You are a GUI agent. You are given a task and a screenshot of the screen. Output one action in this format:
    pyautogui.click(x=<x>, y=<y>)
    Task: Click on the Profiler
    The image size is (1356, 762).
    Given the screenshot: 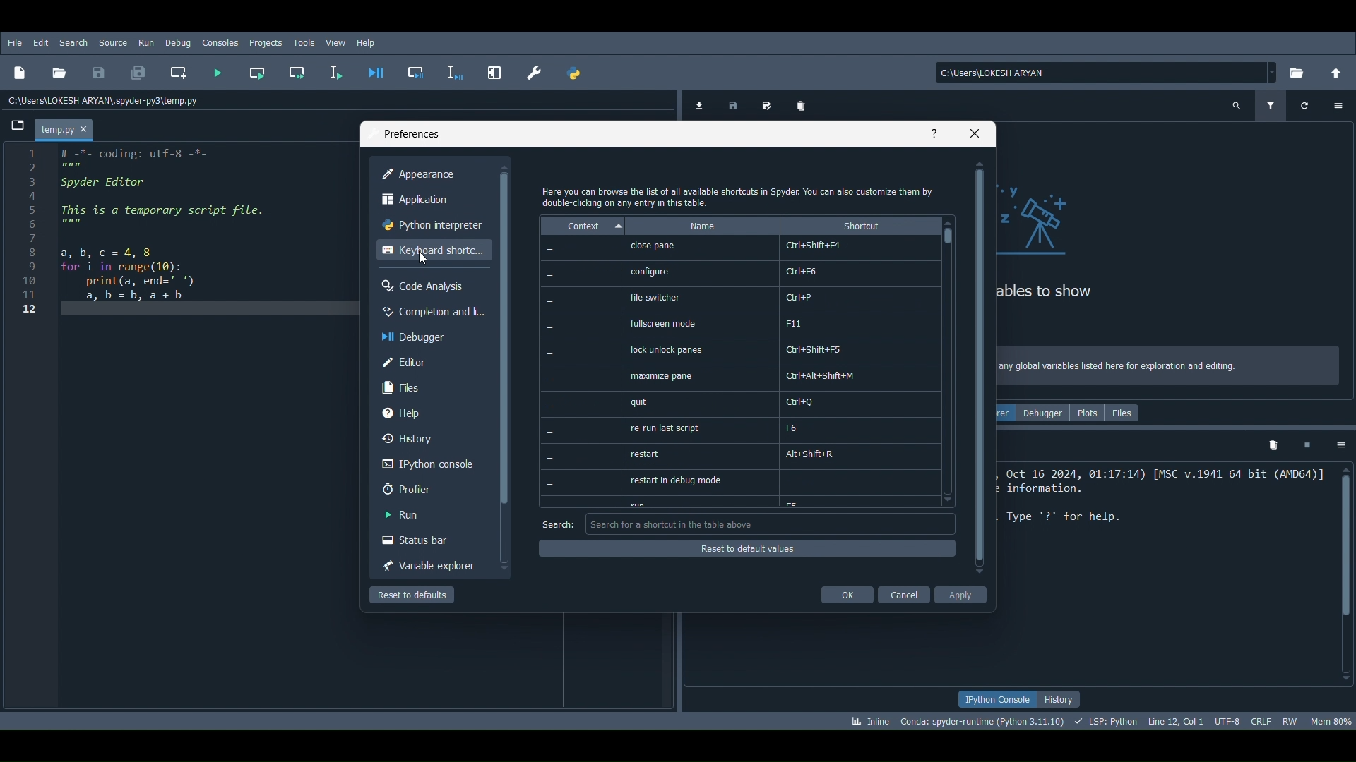 What is the action you would take?
    pyautogui.click(x=424, y=490)
    